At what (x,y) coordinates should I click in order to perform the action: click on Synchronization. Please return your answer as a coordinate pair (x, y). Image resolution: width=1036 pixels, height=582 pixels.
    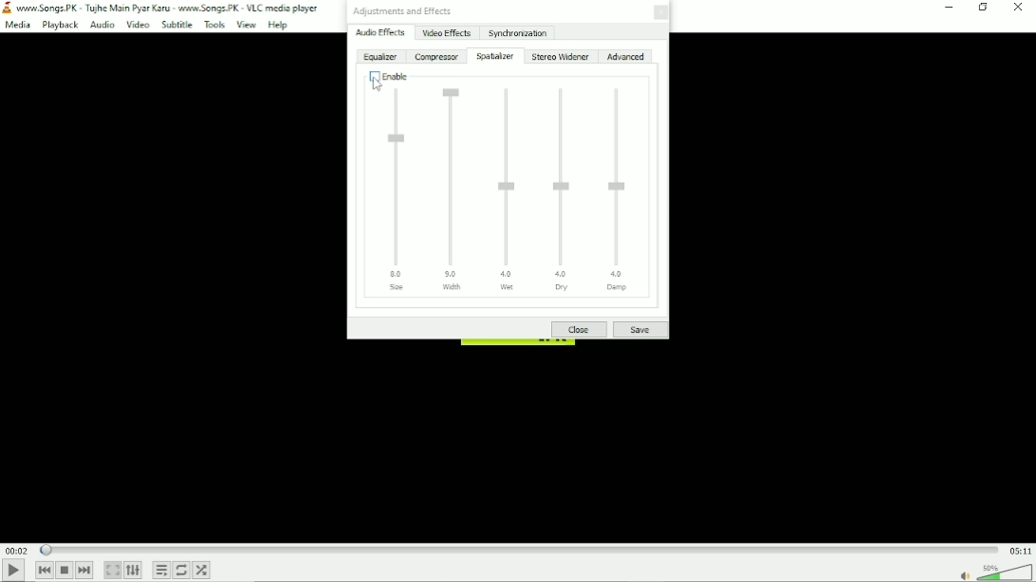
    Looking at the image, I should click on (517, 32).